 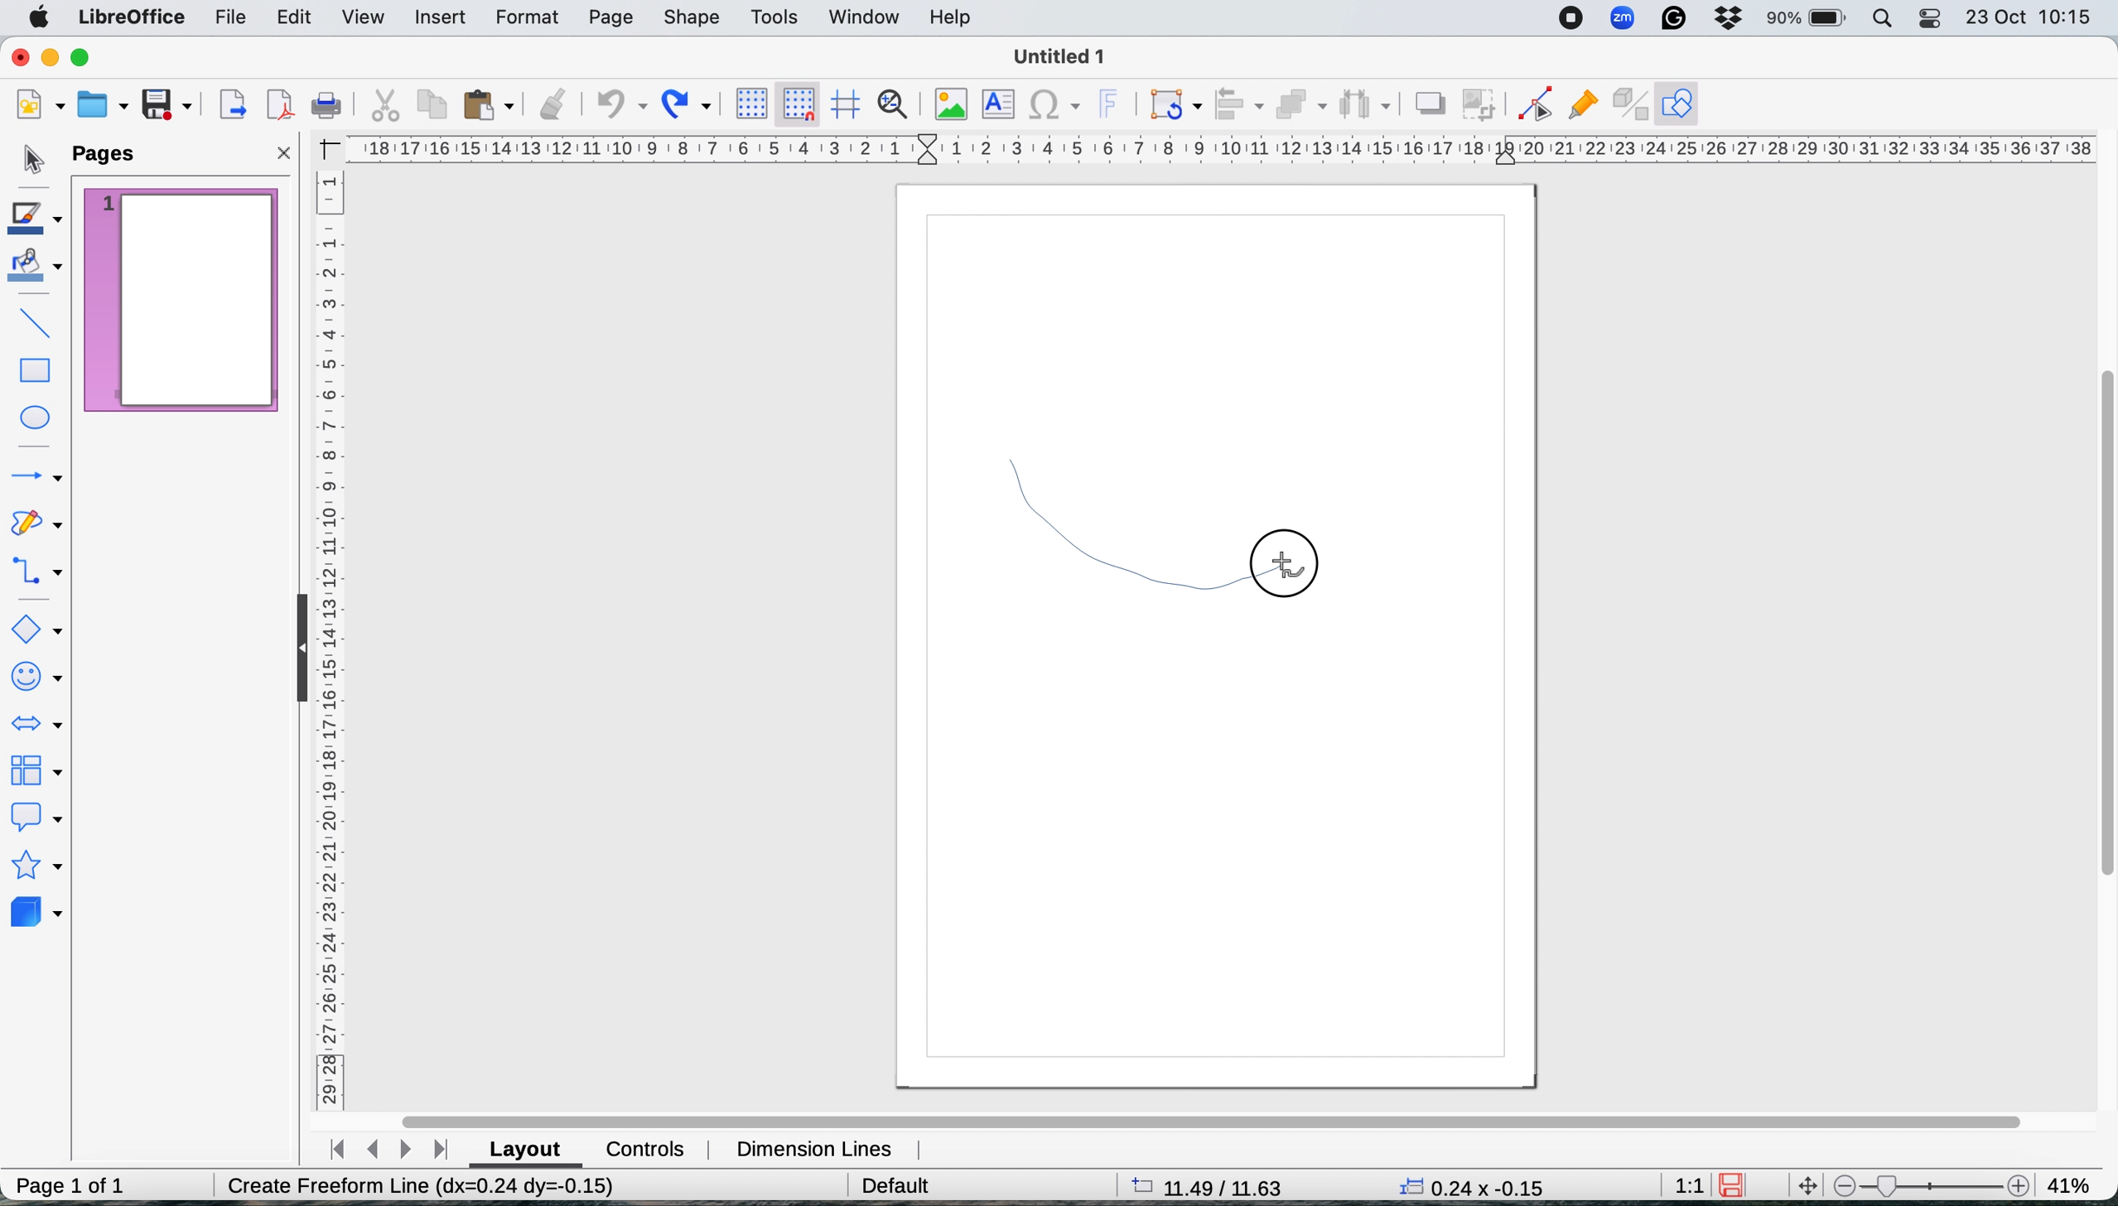 What do you see at coordinates (442, 19) in the screenshot?
I see `insert` at bounding box center [442, 19].